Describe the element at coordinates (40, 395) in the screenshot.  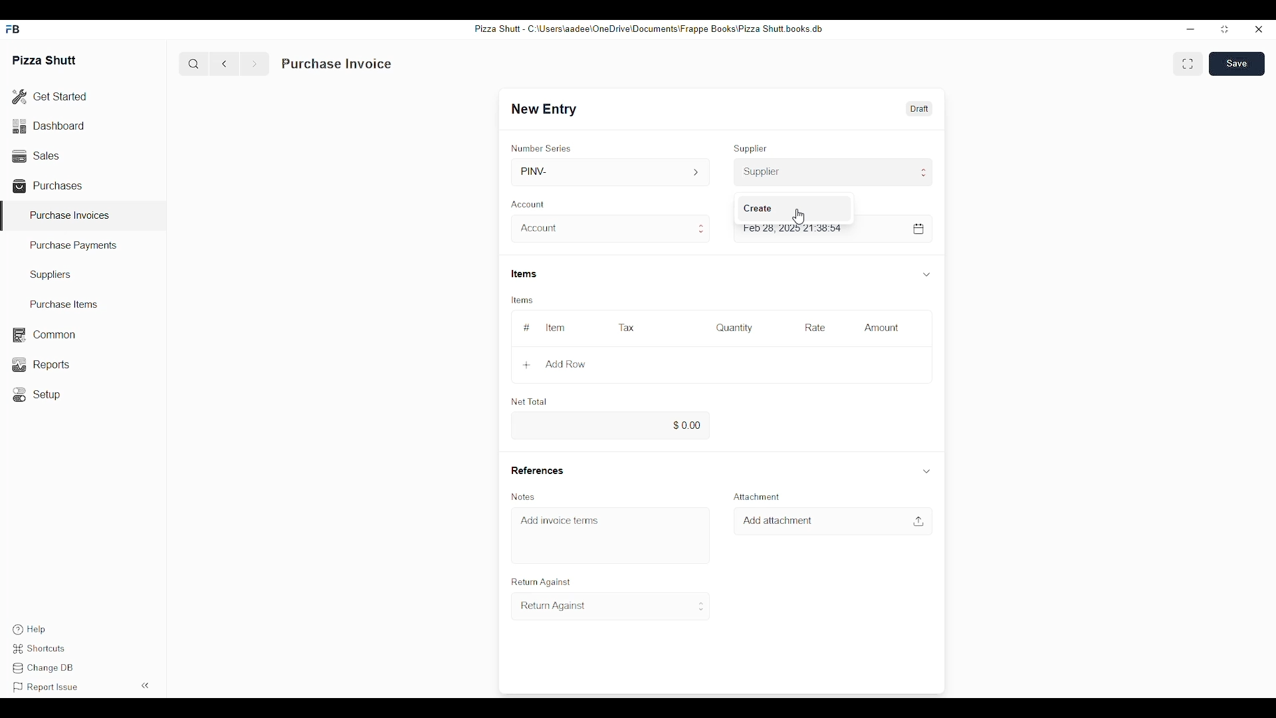
I see `Setup` at that location.